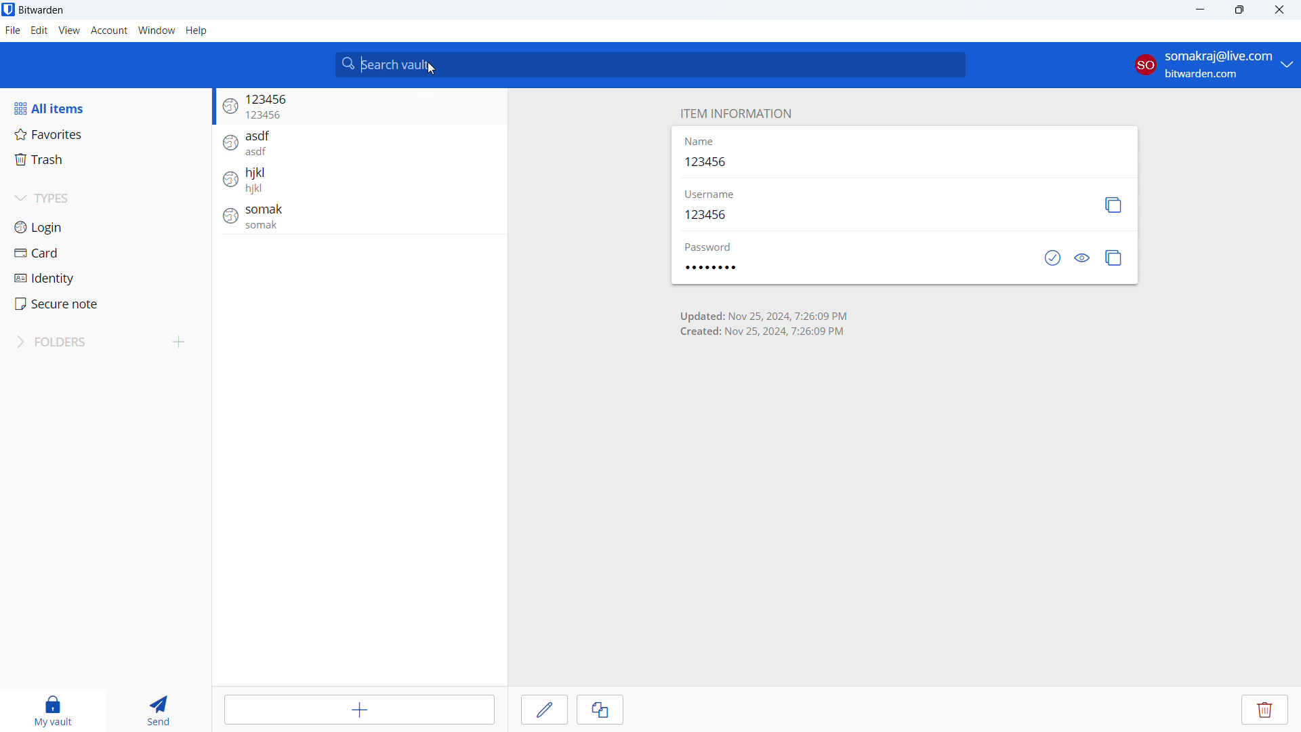 This screenshot has height=732, width=1301. Describe the element at coordinates (104, 277) in the screenshot. I see `identity` at that location.